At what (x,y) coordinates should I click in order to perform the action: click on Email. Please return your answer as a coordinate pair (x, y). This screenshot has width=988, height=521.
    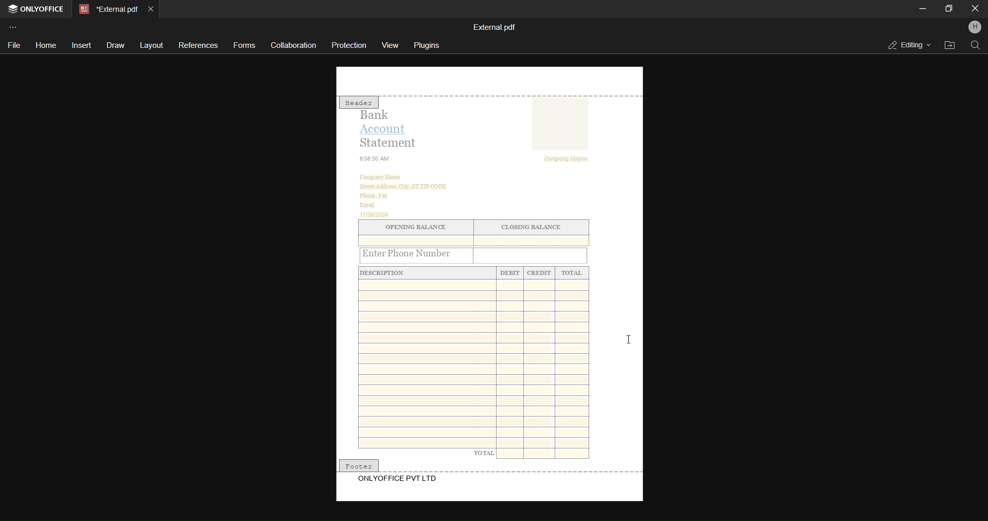
    Looking at the image, I should click on (367, 205).